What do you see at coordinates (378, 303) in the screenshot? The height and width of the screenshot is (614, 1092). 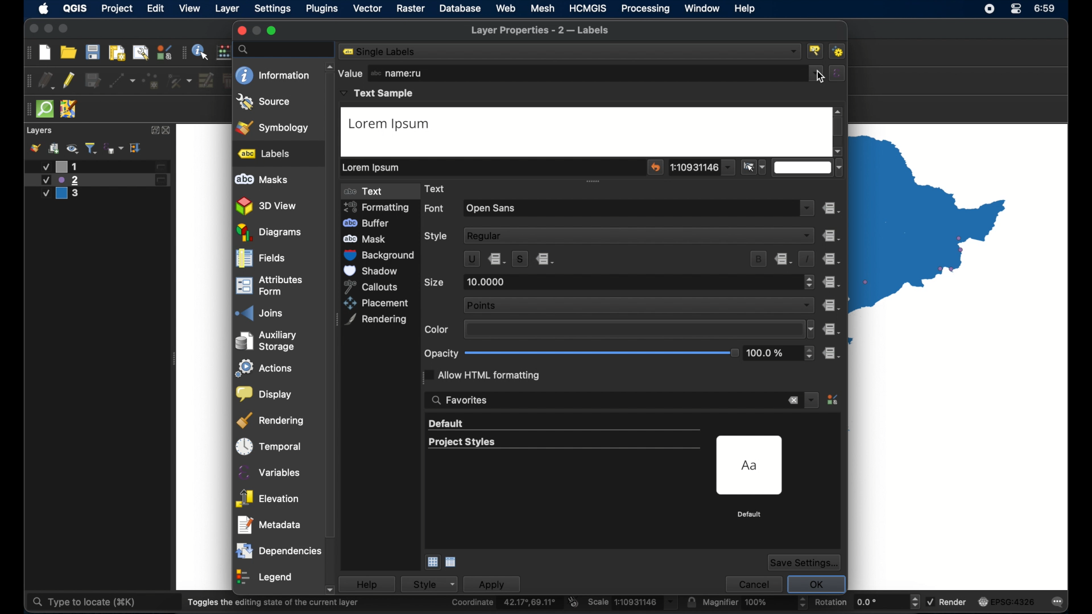 I see `placement` at bounding box center [378, 303].